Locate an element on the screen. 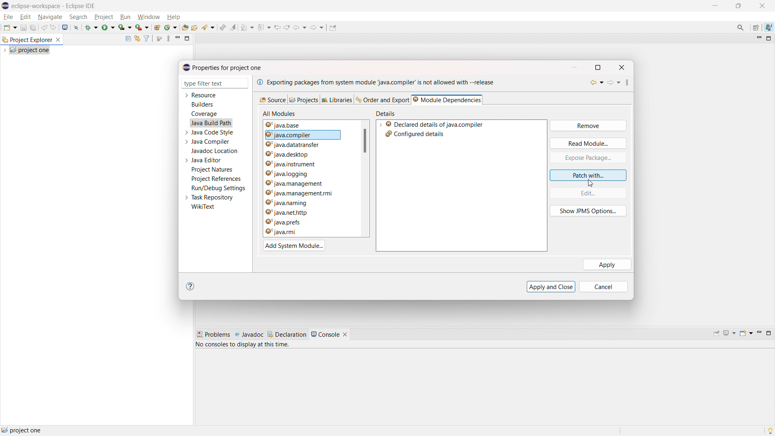 Image resolution: width=775 pixels, height=436 pixels. pin console is located at coordinates (716, 334).